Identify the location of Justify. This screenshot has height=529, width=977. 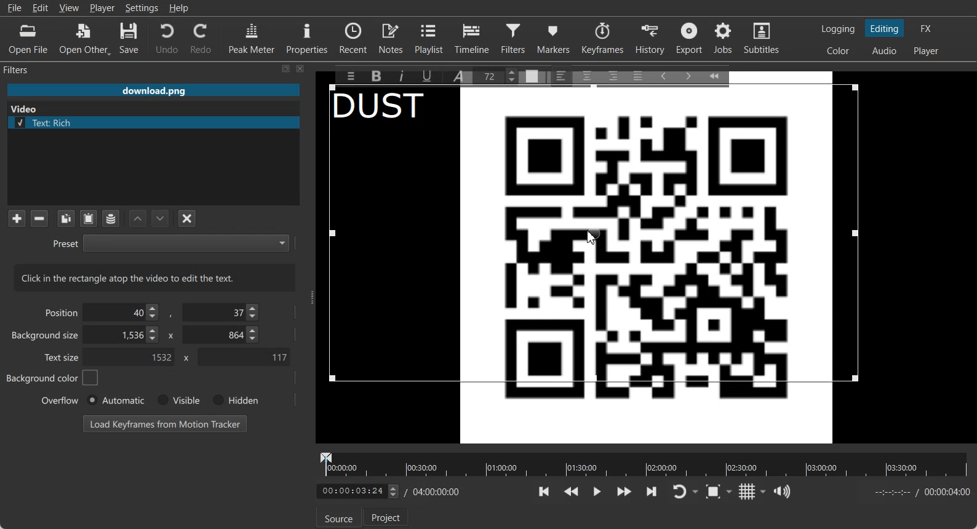
(638, 74).